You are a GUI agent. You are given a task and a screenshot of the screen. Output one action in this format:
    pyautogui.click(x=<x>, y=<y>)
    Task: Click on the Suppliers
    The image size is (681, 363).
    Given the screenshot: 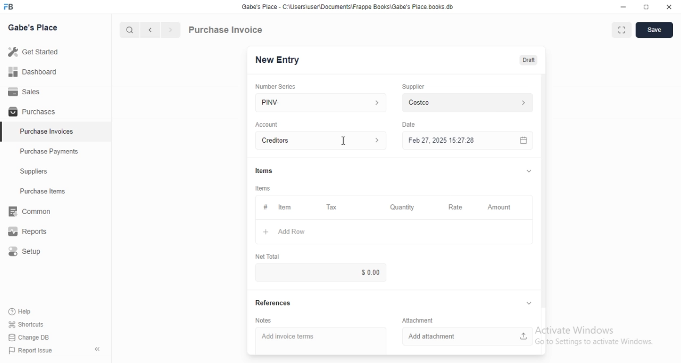 What is the action you would take?
    pyautogui.click(x=55, y=171)
    